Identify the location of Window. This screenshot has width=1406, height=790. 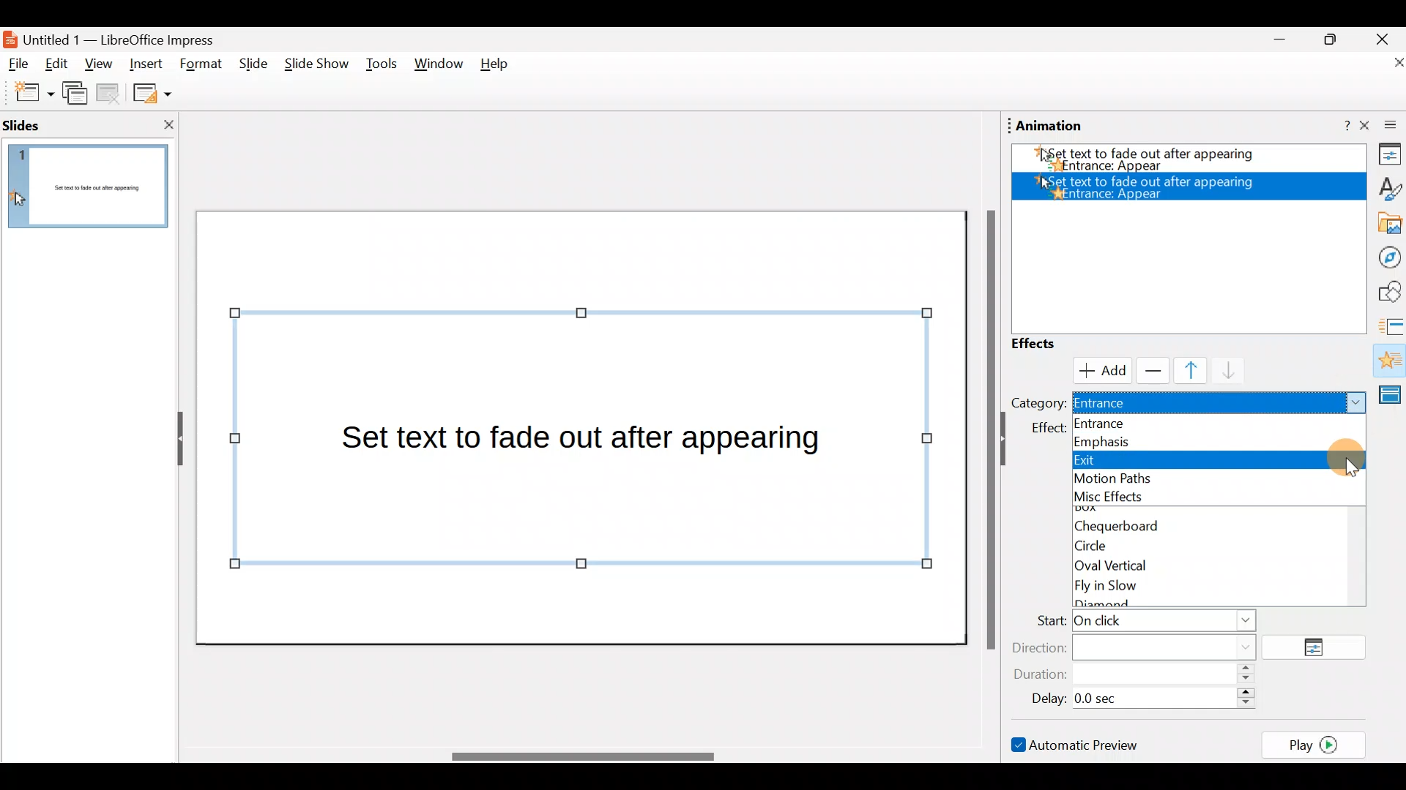
(439, 67).